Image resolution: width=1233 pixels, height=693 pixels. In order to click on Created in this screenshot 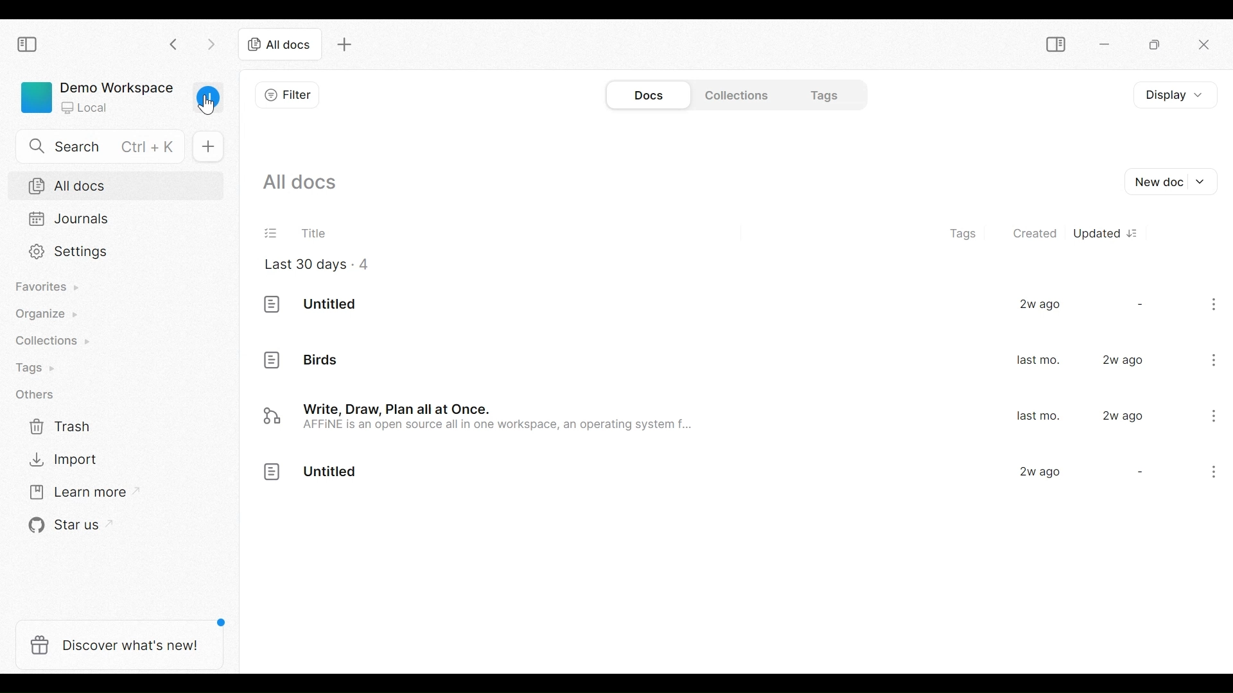, I will do `click(1033, 231)`.